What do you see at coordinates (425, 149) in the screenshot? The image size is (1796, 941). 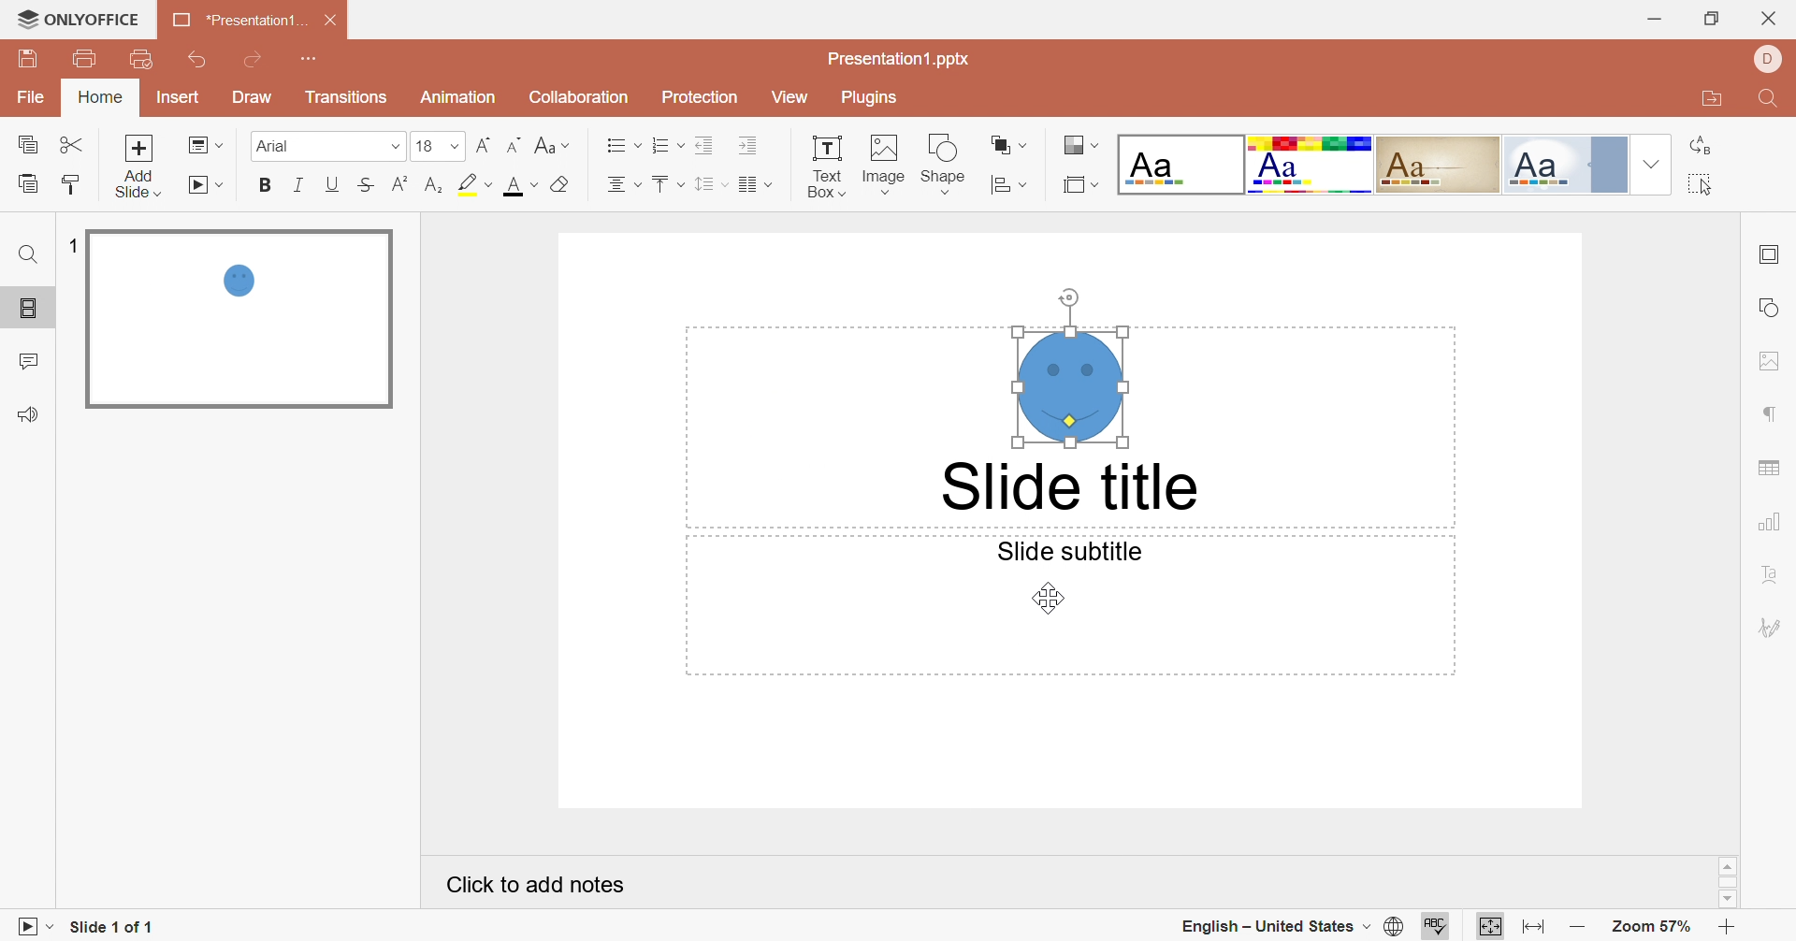 I see `font size 18` at bounding box center [425, 149].